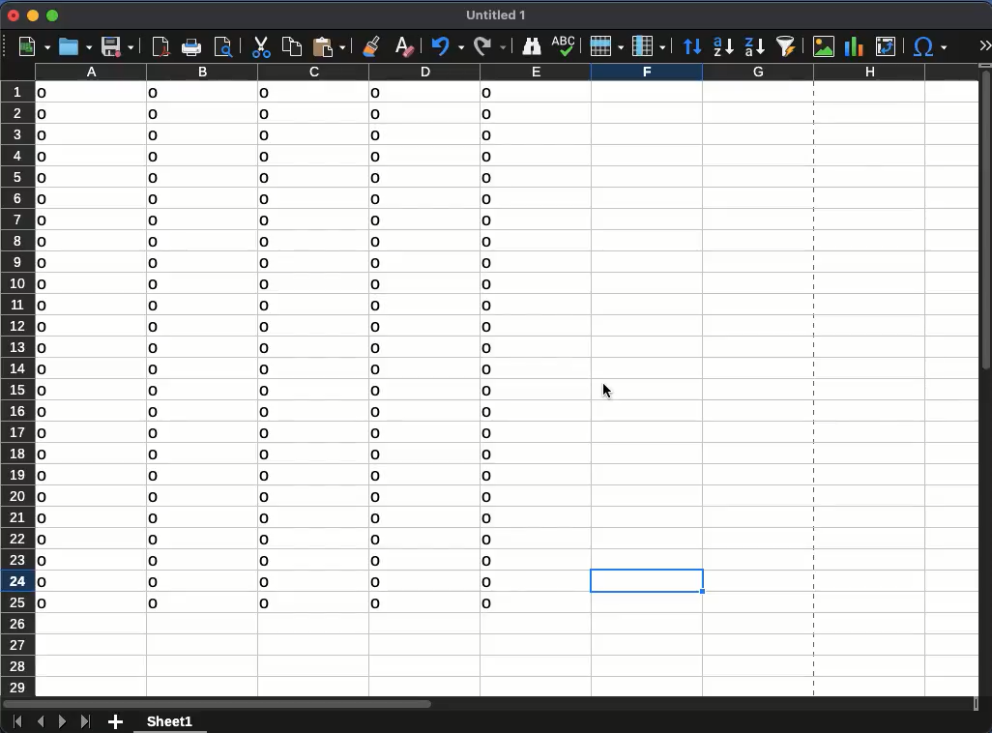 This screenshot has width=992, height=733. Describe the element at coordinates (260, 47) in the screenshot. I see `cut` at that location.